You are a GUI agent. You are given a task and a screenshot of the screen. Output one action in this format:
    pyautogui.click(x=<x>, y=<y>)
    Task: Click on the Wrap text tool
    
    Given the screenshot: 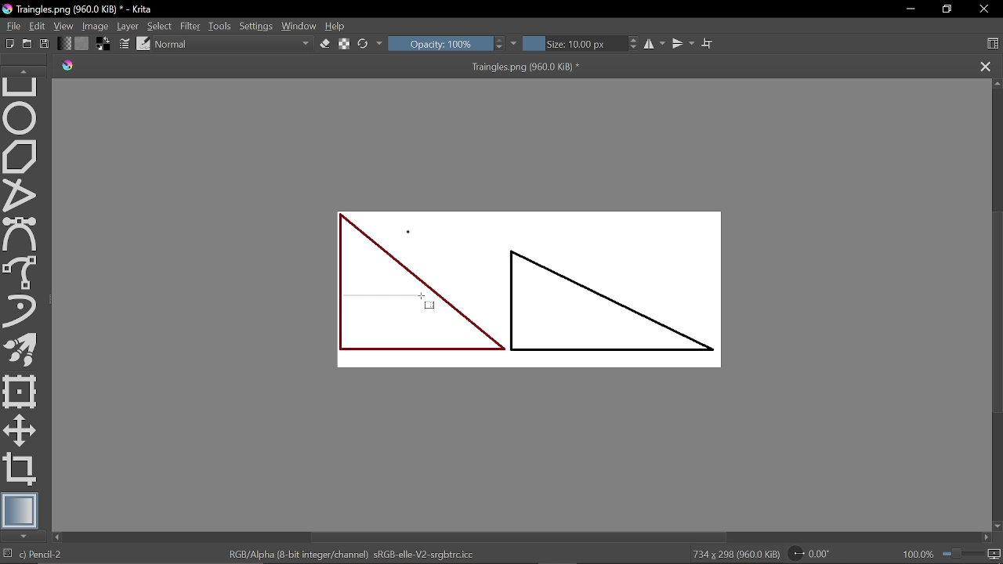 What is the action you would take?
    pyautogui.click(x=708, y=44)
    